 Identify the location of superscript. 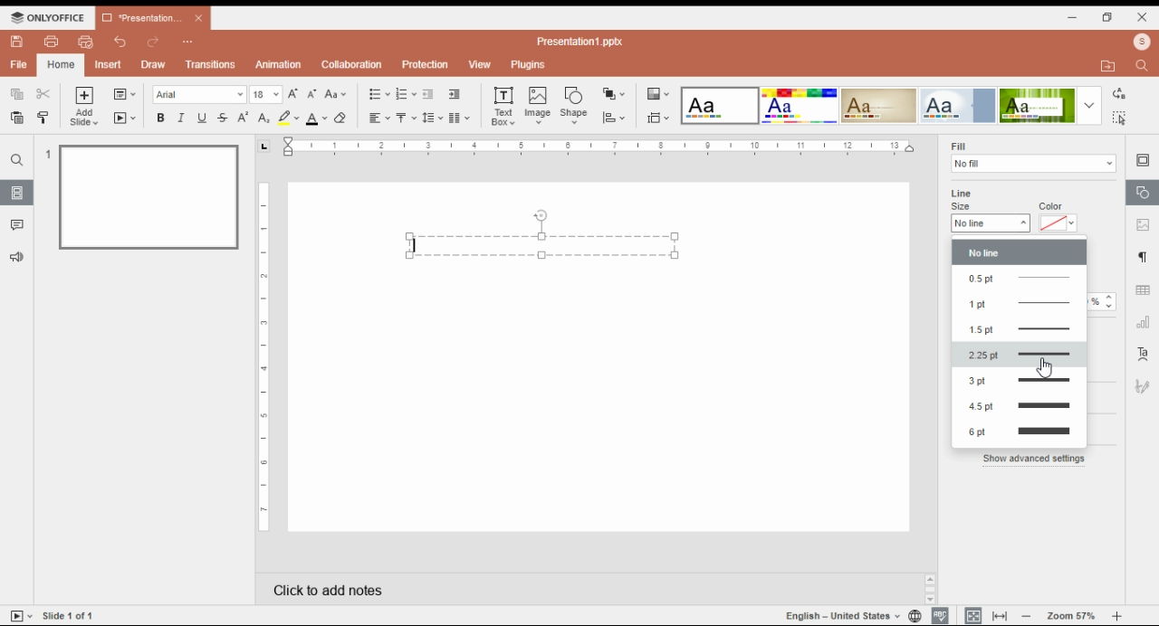
(243, 118).